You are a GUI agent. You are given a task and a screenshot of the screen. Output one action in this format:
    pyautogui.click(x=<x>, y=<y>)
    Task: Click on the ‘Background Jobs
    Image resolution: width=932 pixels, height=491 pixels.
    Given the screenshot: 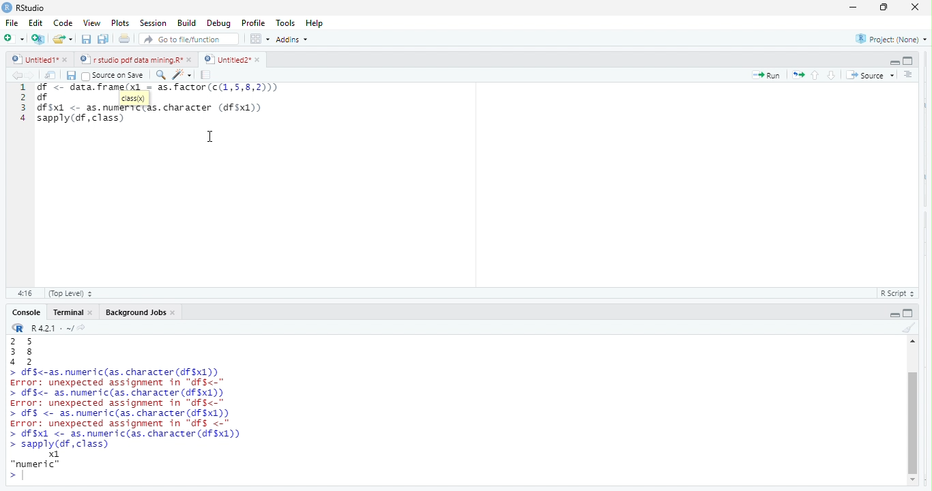 What is the action you would take?
    pyautogui.click(x=135, y=313)
    